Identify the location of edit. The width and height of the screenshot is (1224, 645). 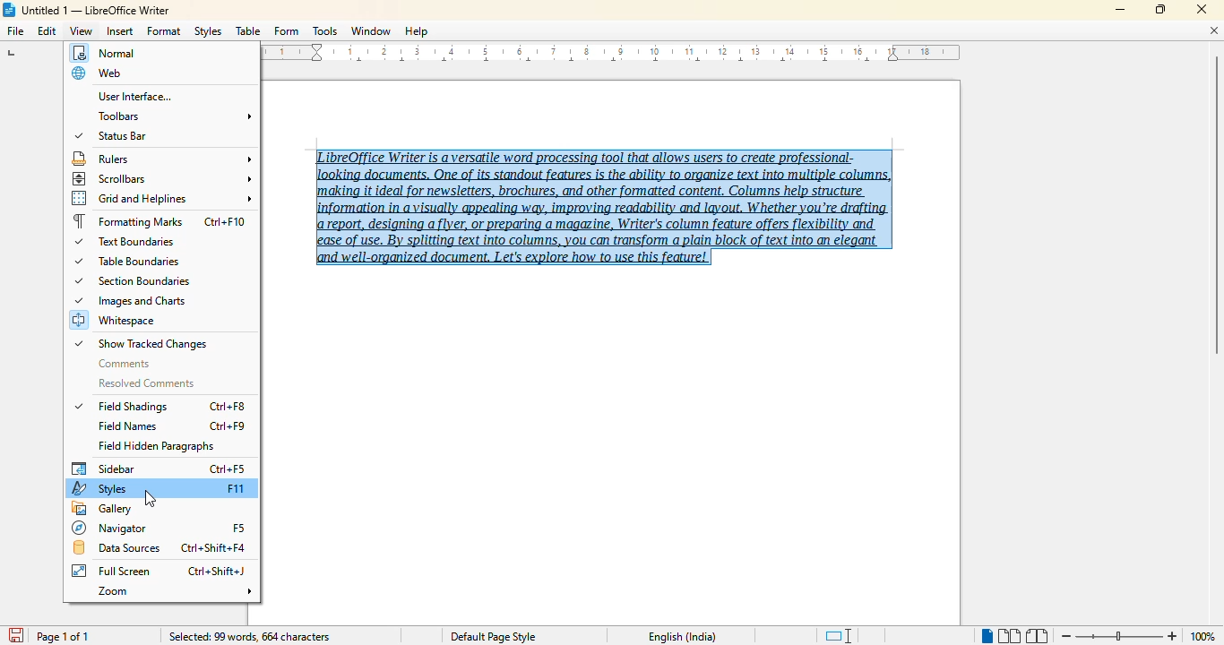
(47, 31).